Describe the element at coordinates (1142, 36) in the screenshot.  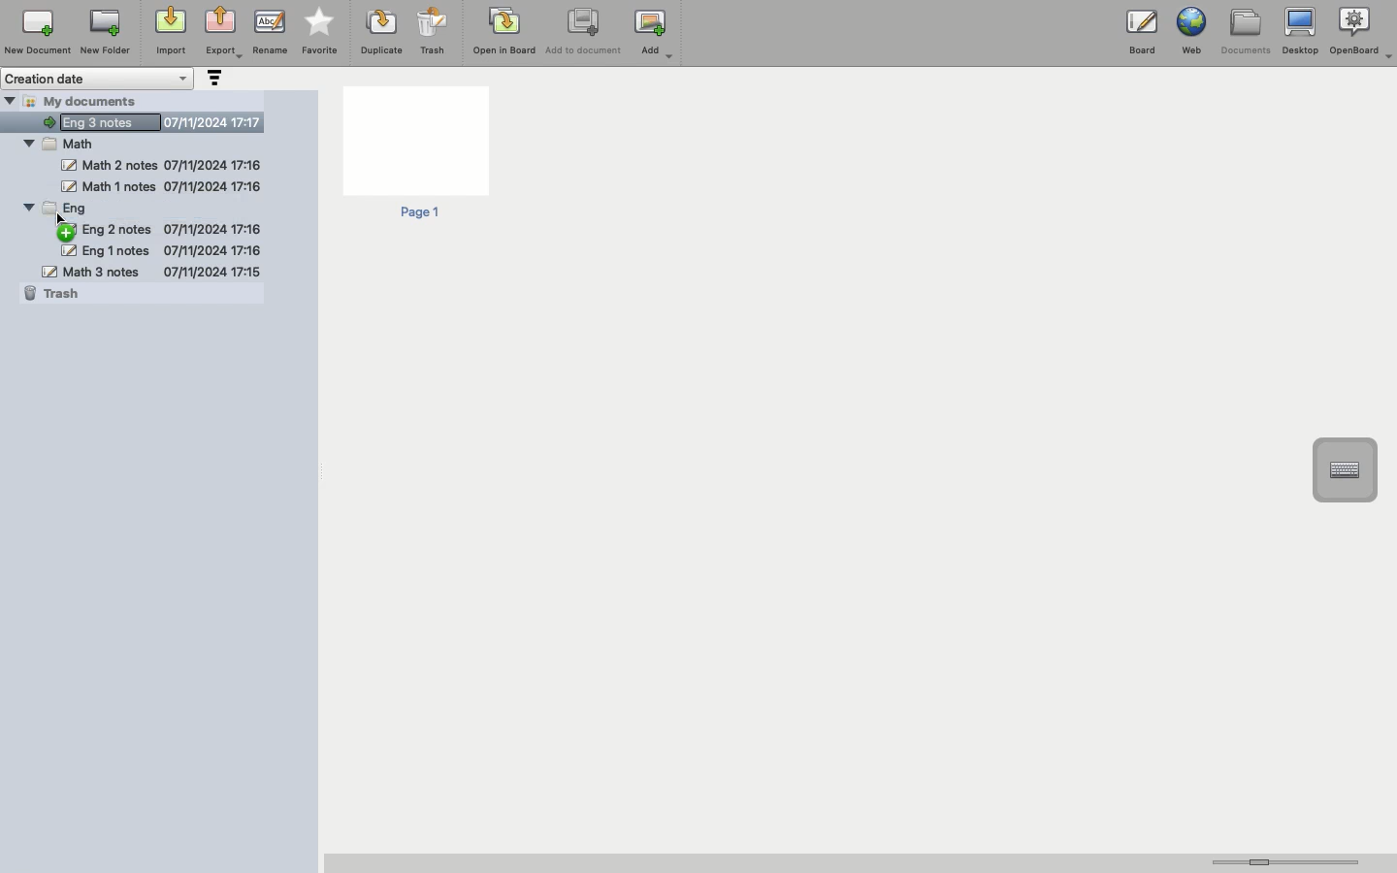
I see `Board` at that location.